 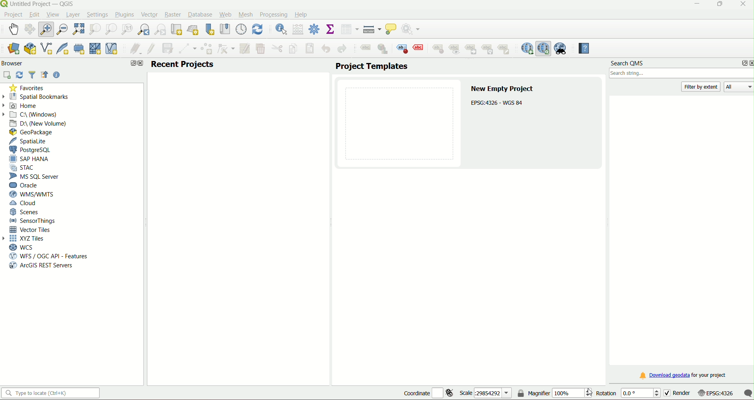 What do you see at coordinates (188, 49) in the screenshot?
I see `digitized with   ` at bounding box center [188, 49].